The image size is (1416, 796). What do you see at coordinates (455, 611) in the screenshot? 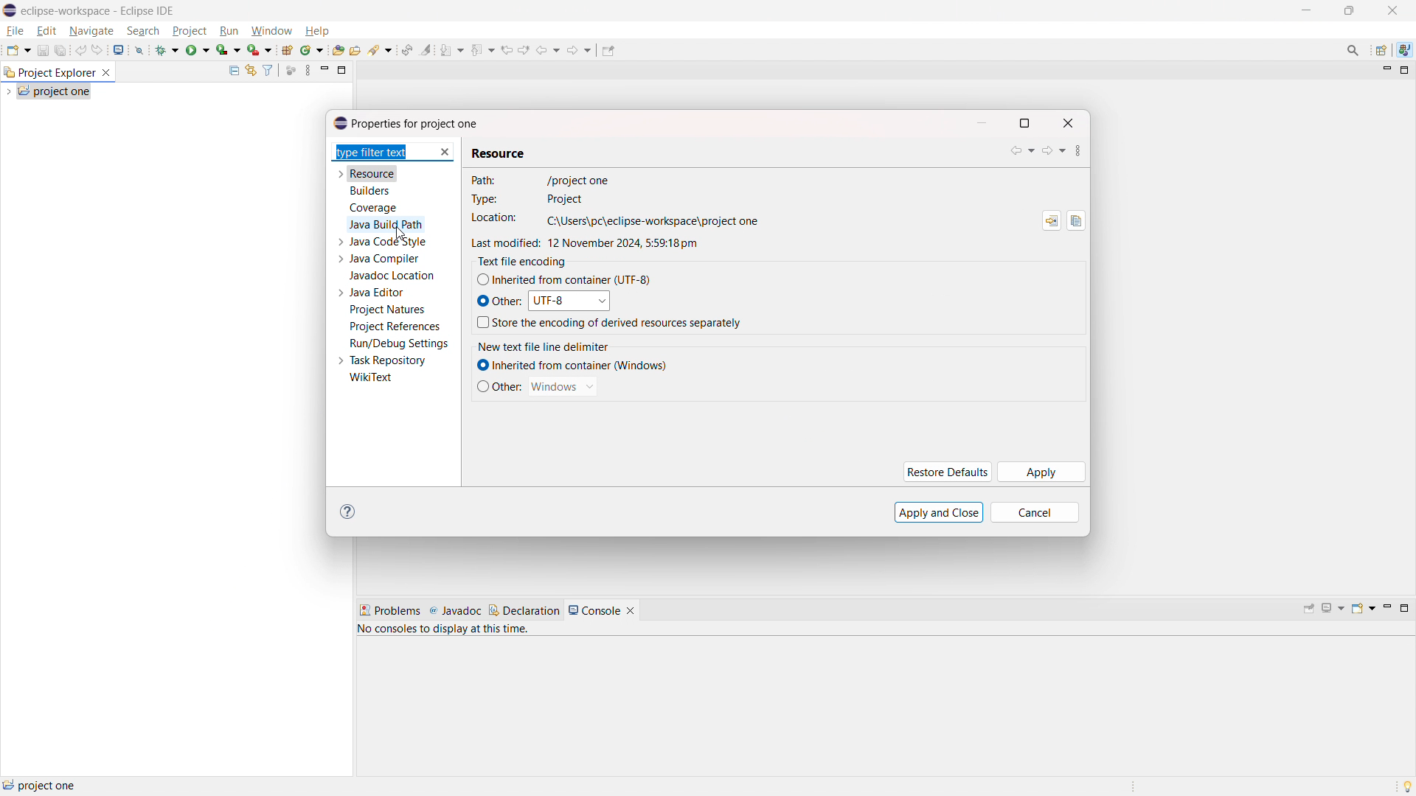
I see `javadoc` at bounding box center [455, 611].